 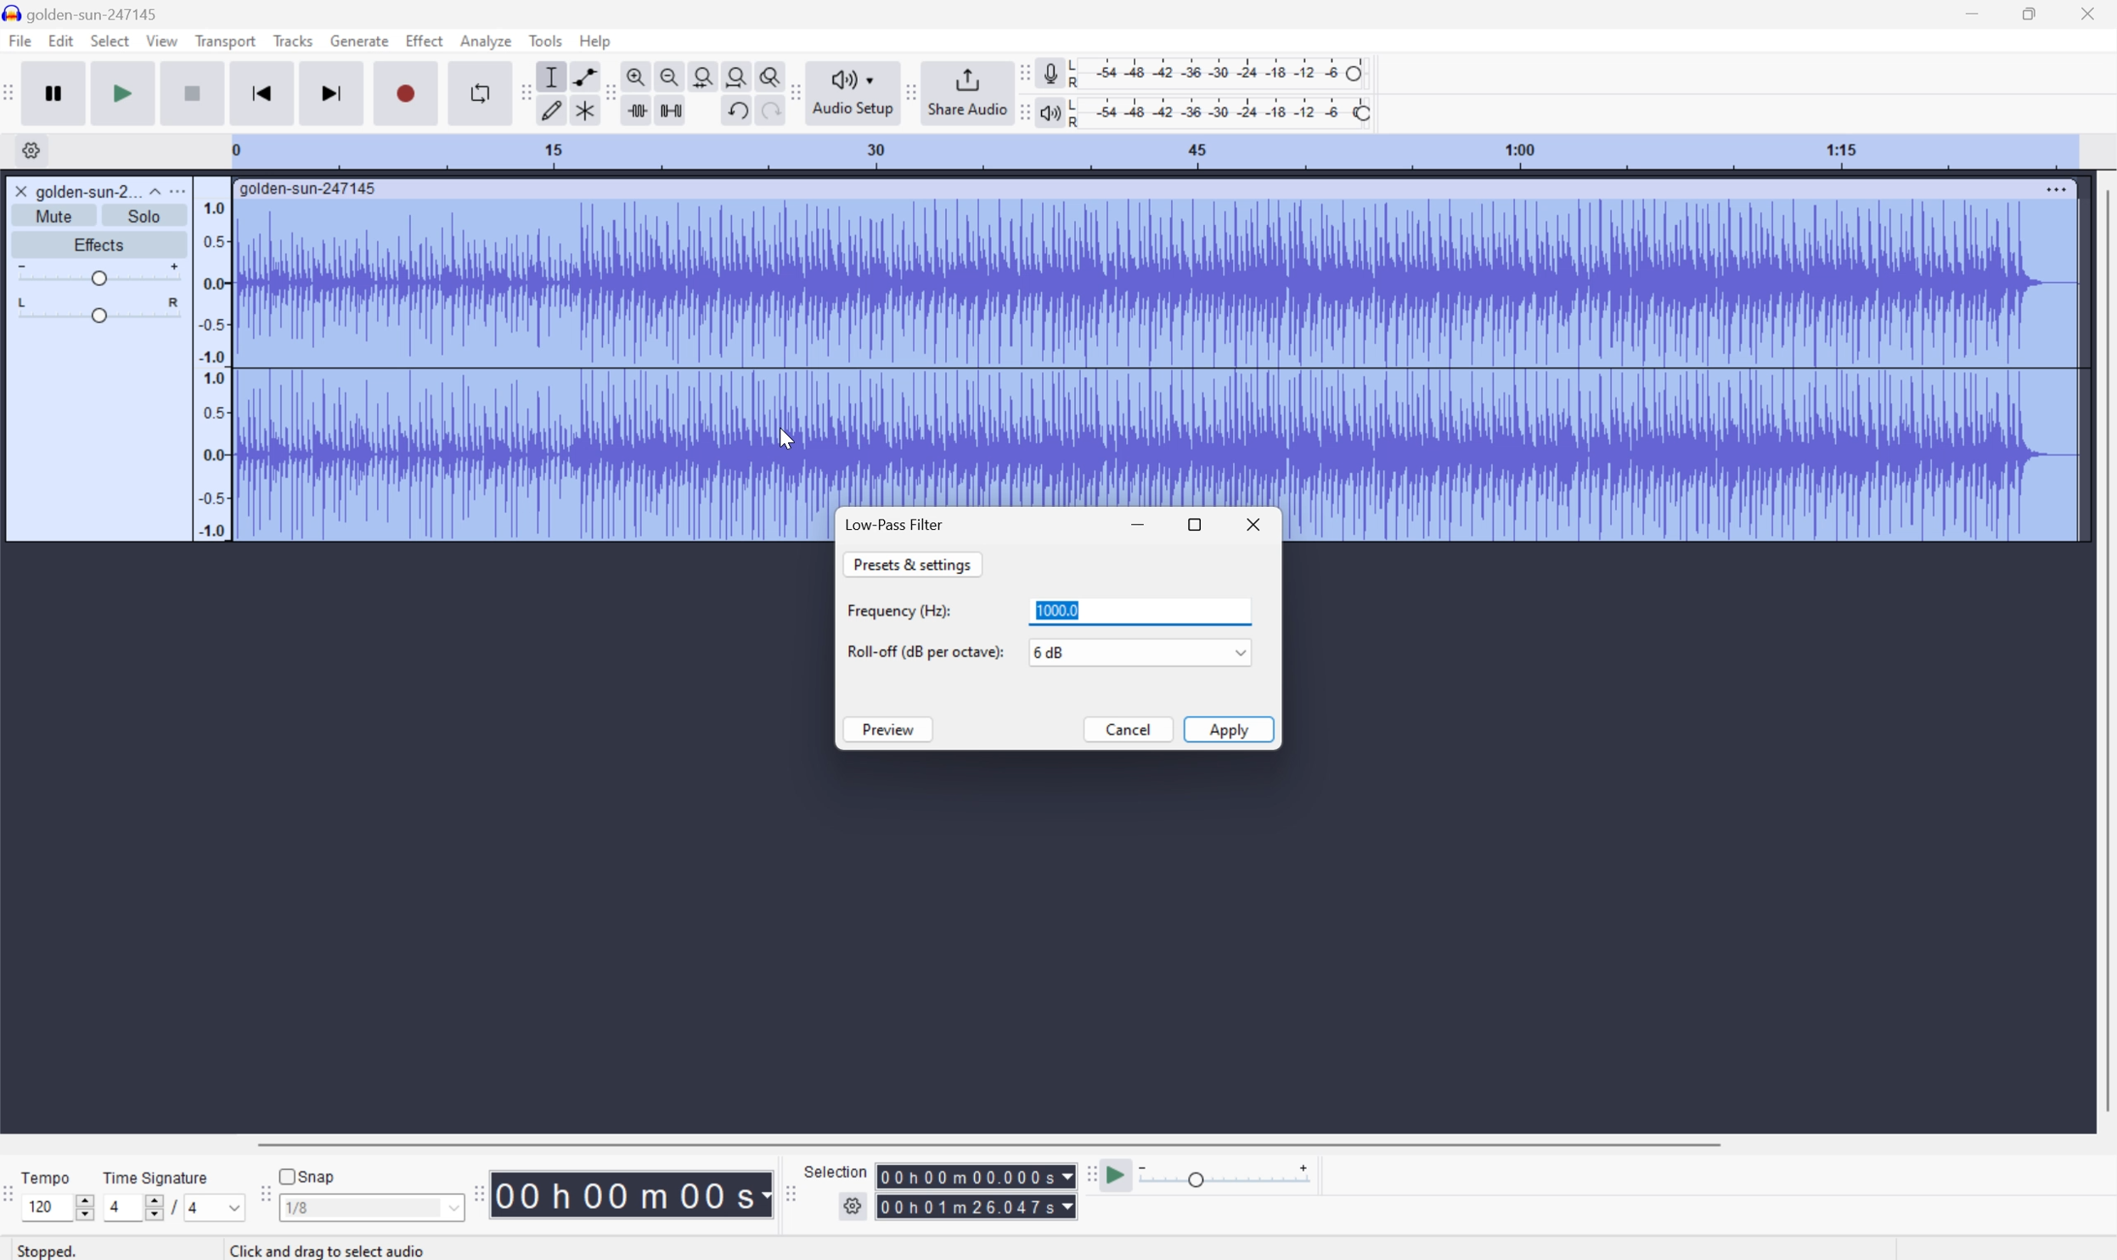 What do you see at coordinates (486, 41) in the screenshot?
I see `Analyze` at bounding box center [486, 41].